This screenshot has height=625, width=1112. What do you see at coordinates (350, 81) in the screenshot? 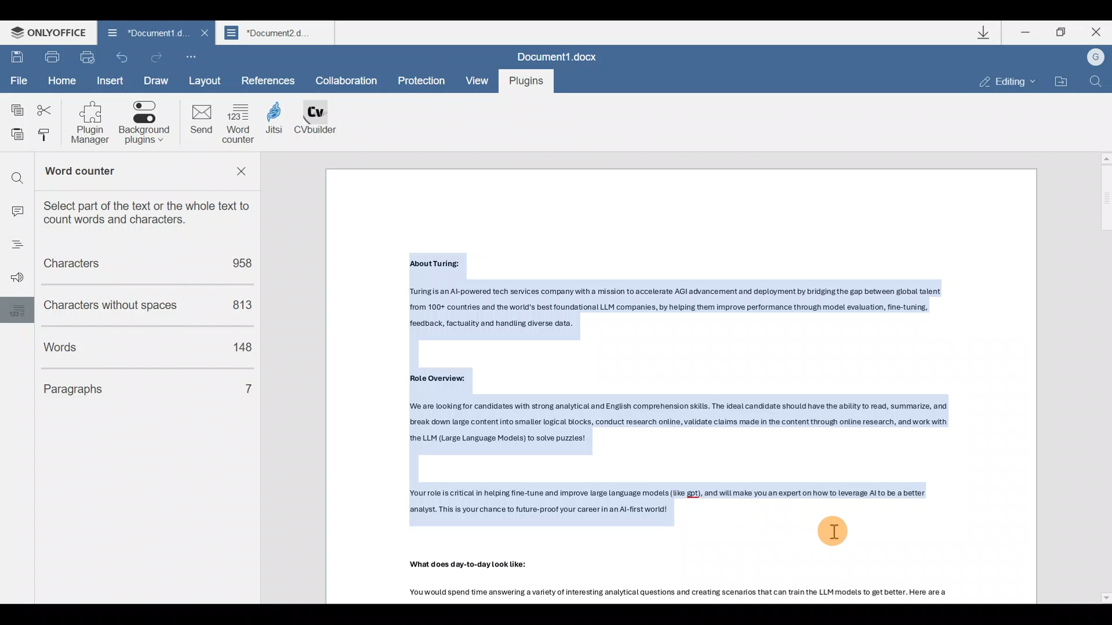
I see `Collaboration` at bounding box center [350, 81].